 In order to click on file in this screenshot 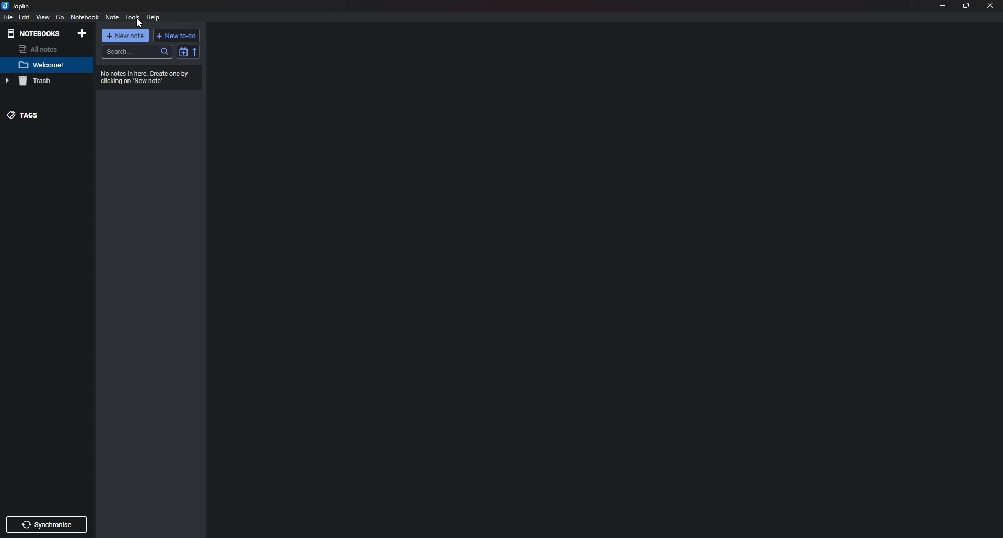, I will do `click(7, 18)`.